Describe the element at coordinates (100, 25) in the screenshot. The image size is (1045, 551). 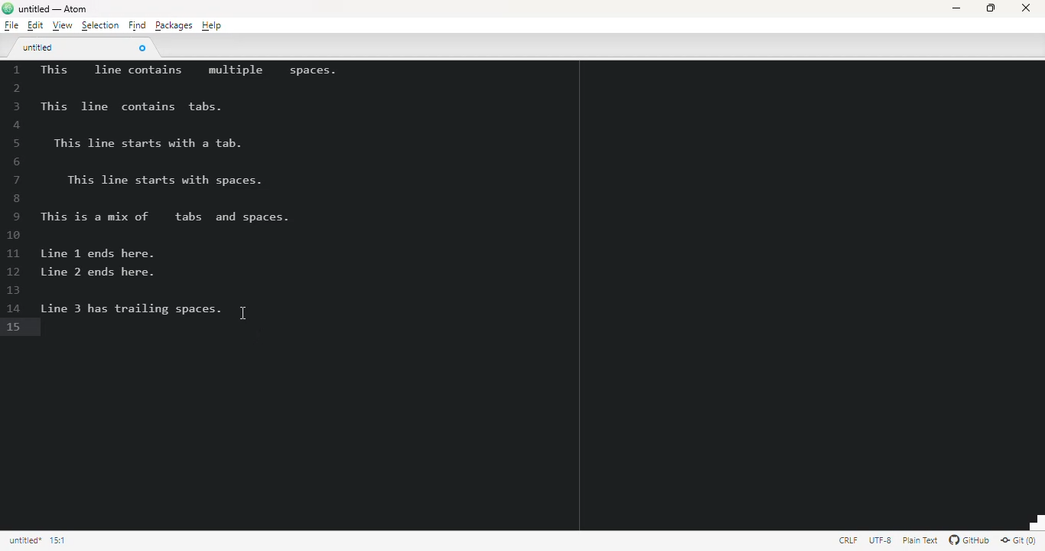
I see `selection` at that location.